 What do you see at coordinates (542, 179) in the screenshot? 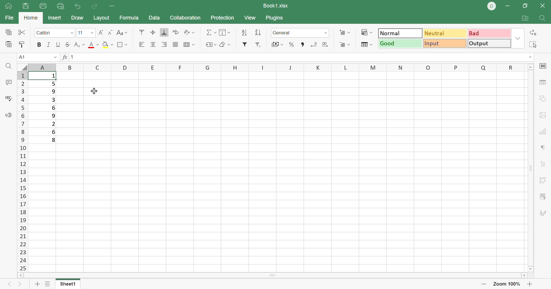
I see `Pivot Table  settings` at bounding box center [542, 179].